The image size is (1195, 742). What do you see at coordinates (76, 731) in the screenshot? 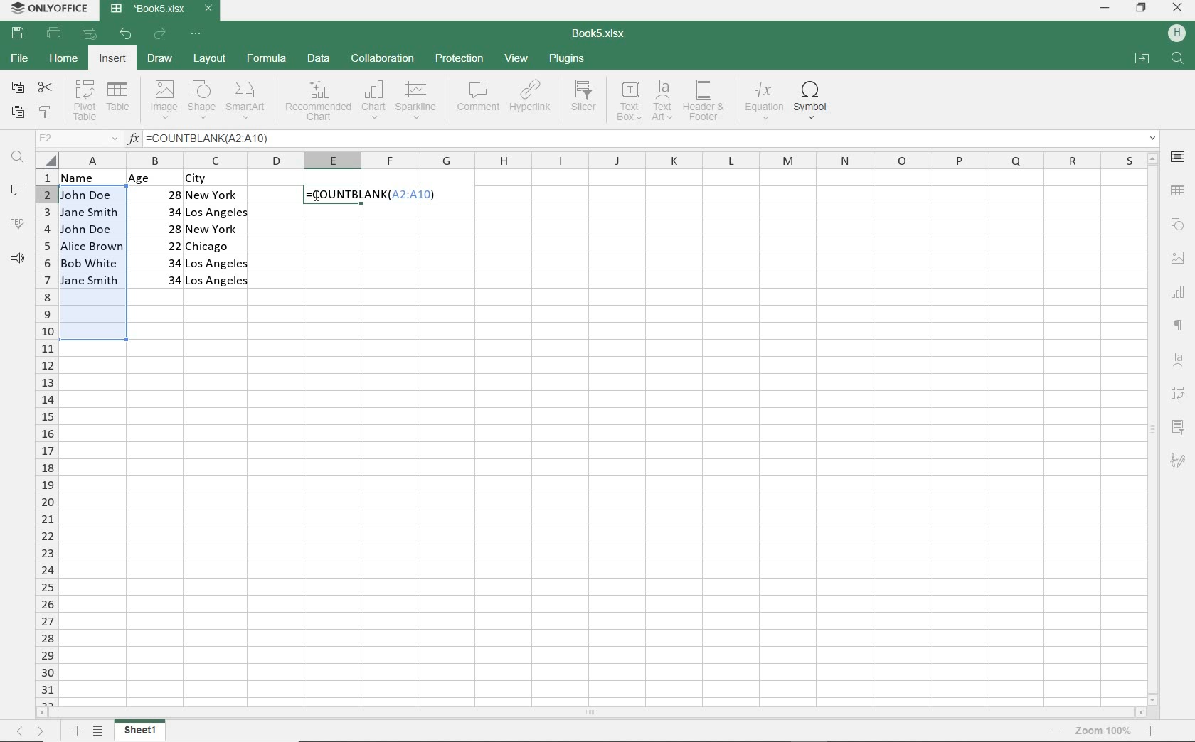
I see `ADD SHEETS` at bounding box center [76, 731].